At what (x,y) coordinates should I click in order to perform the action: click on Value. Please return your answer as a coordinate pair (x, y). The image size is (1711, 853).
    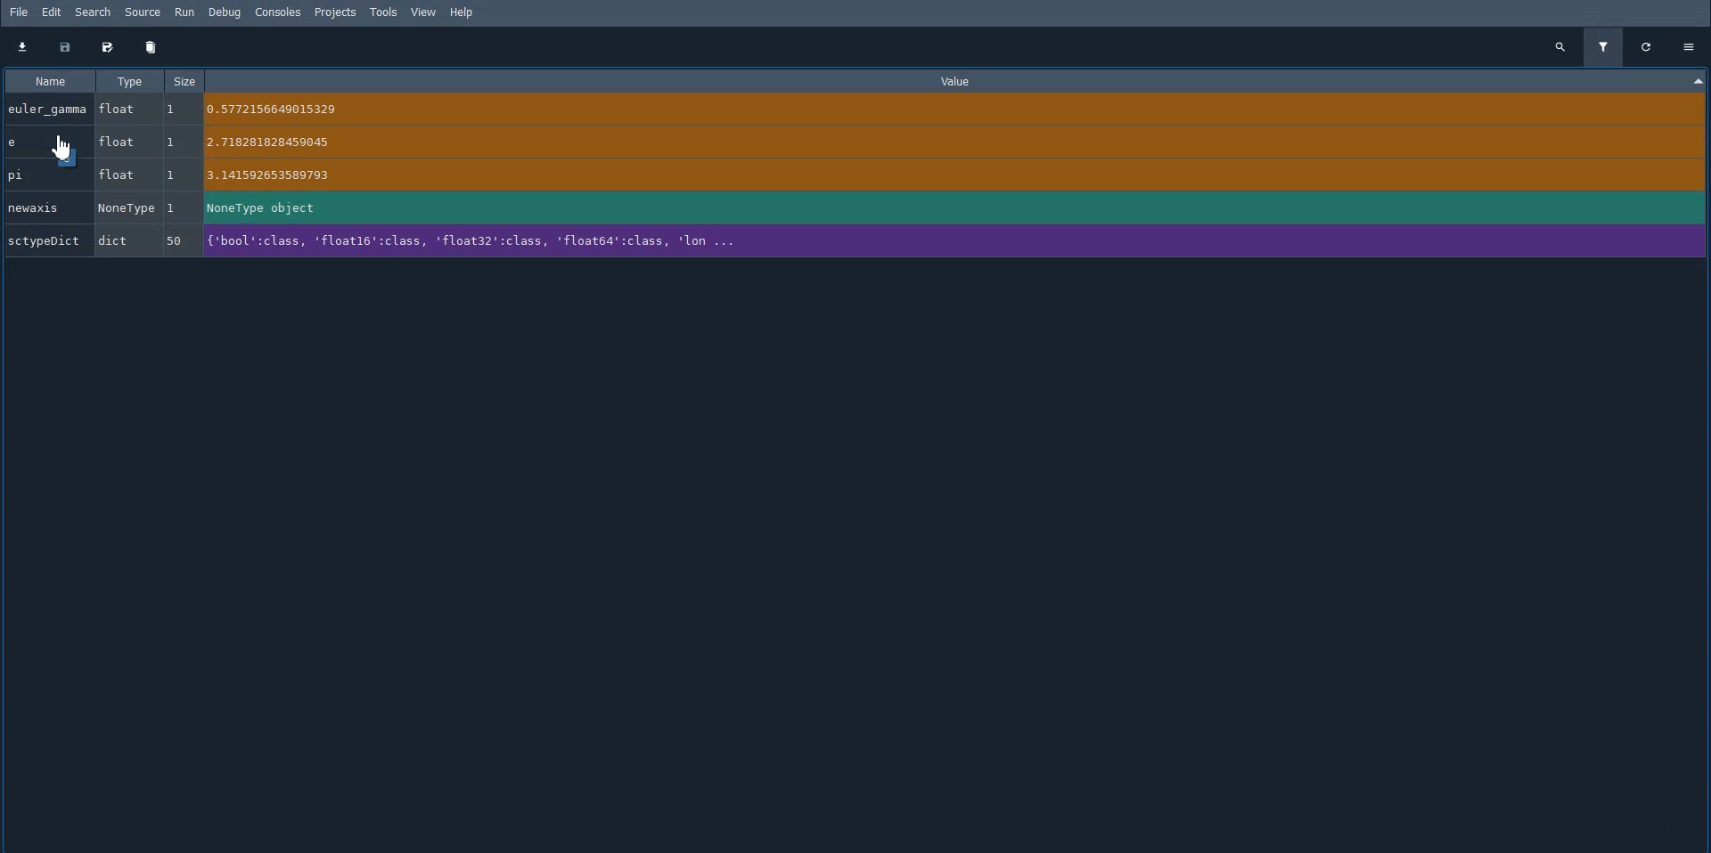
    Looking at the image, I should click on (960, 80).